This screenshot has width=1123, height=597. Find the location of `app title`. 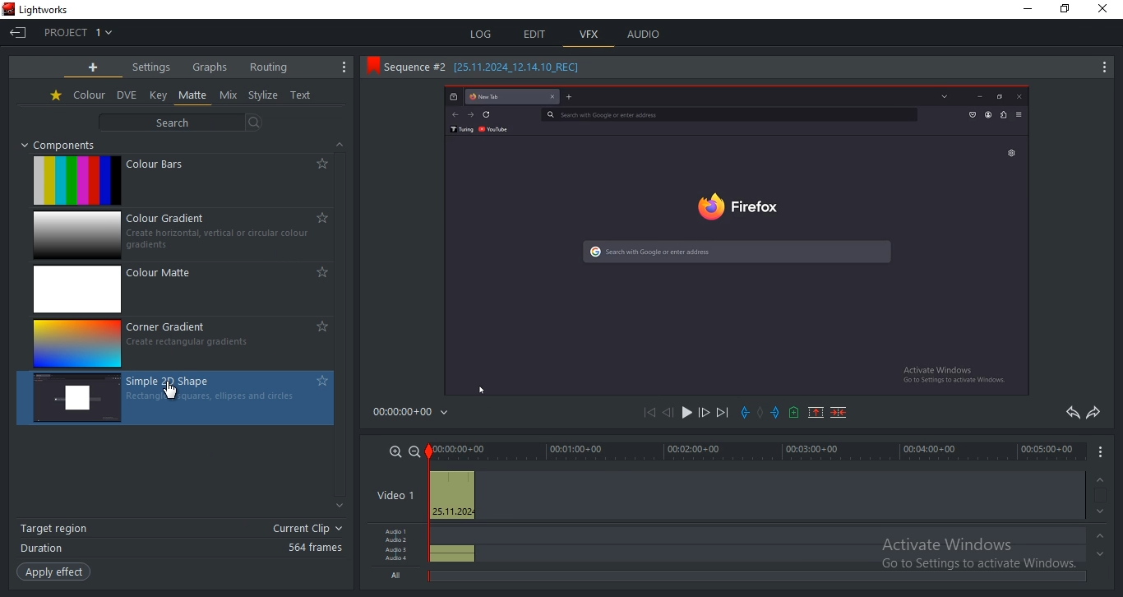

app title is located at coordinates (42, 10).